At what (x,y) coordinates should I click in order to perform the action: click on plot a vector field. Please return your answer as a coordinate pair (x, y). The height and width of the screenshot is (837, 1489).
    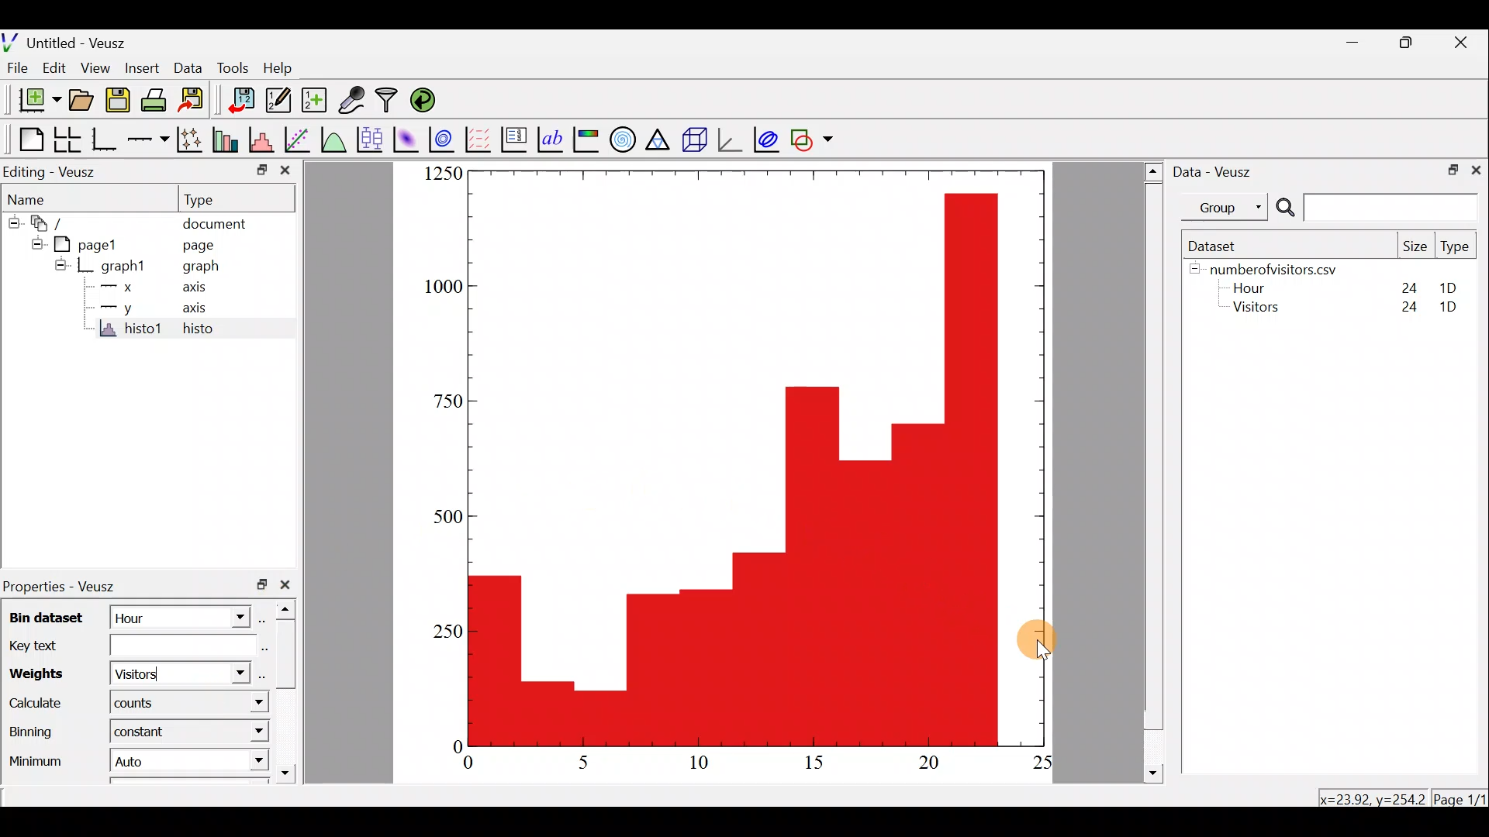
    Looking at the image, I should click on (478, 137).